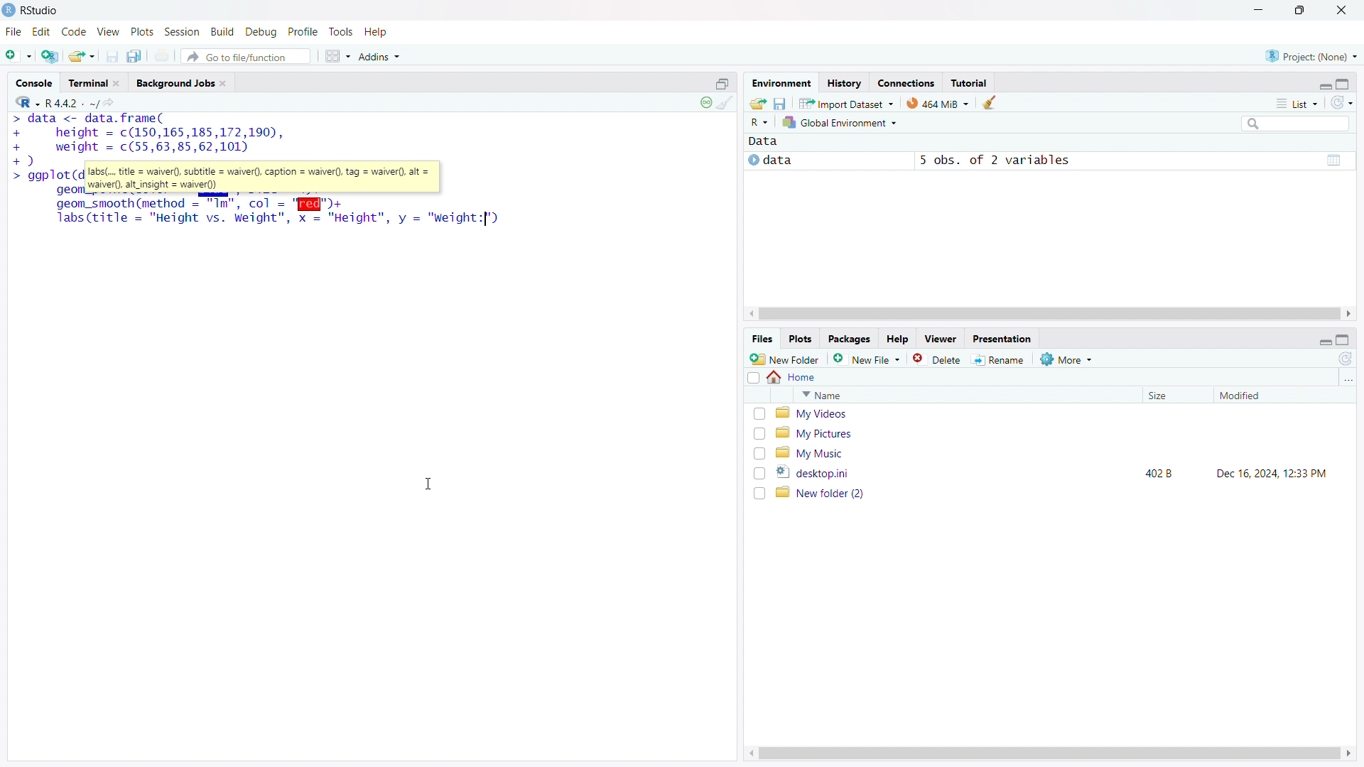  I want to click on my pictures, so click(1059, 433).